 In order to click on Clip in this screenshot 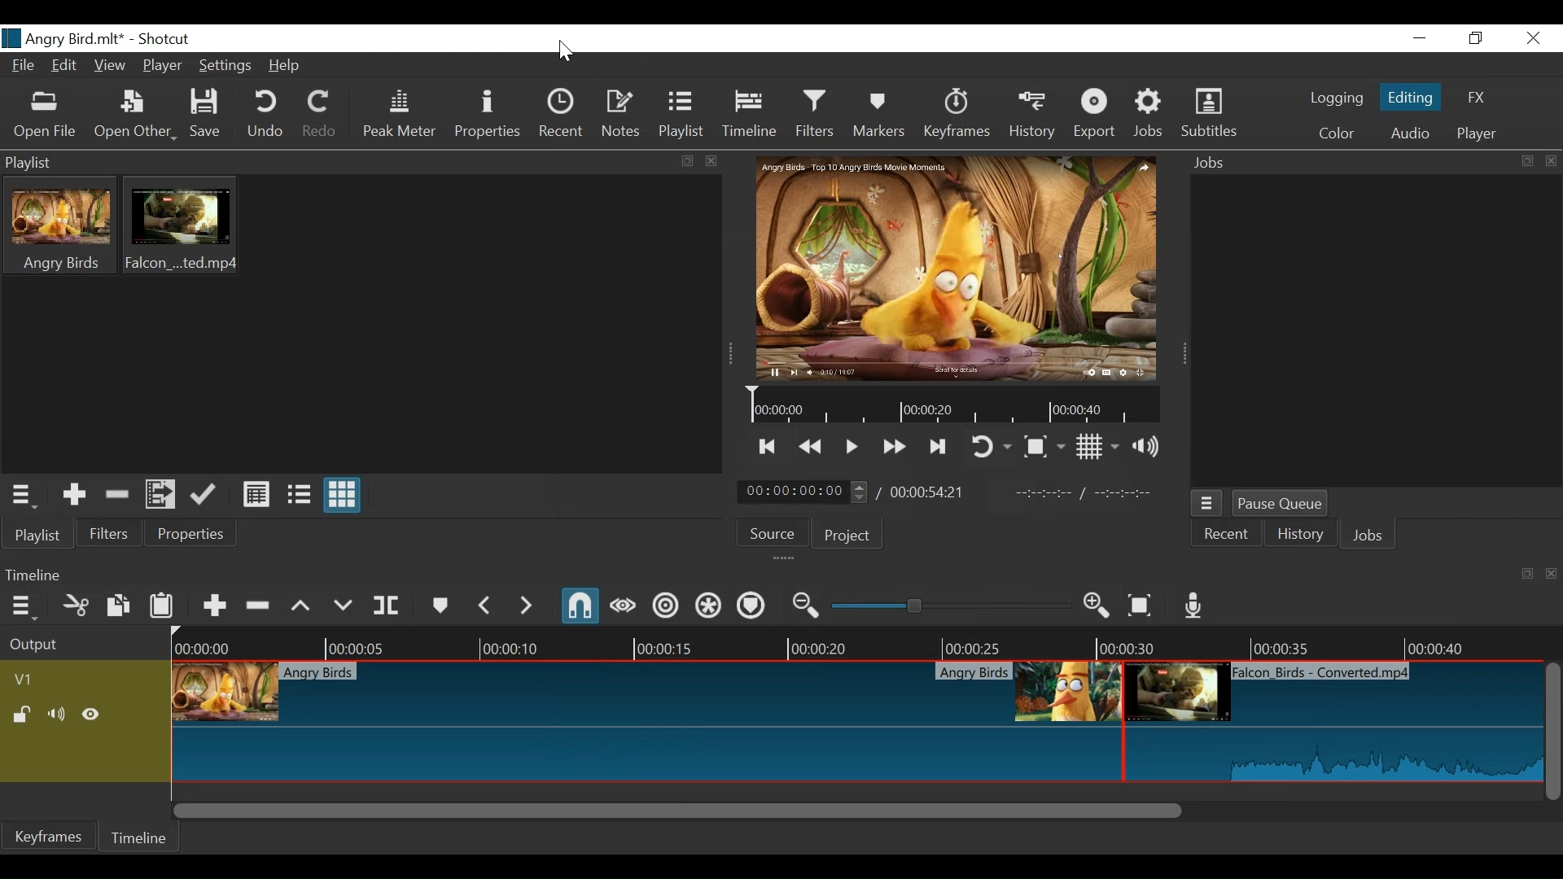, I will do `click(179, 226)`.